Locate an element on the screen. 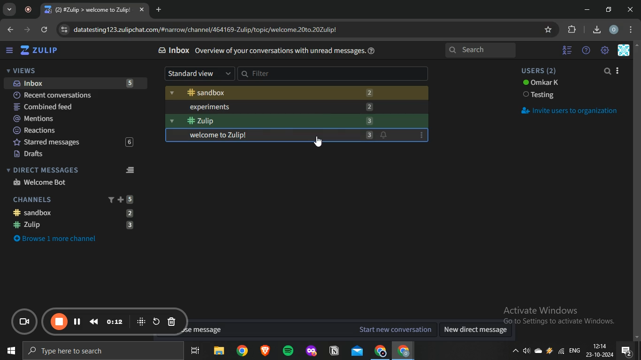 The image size is (641, 360). task view is located at coordinates (195, 352).